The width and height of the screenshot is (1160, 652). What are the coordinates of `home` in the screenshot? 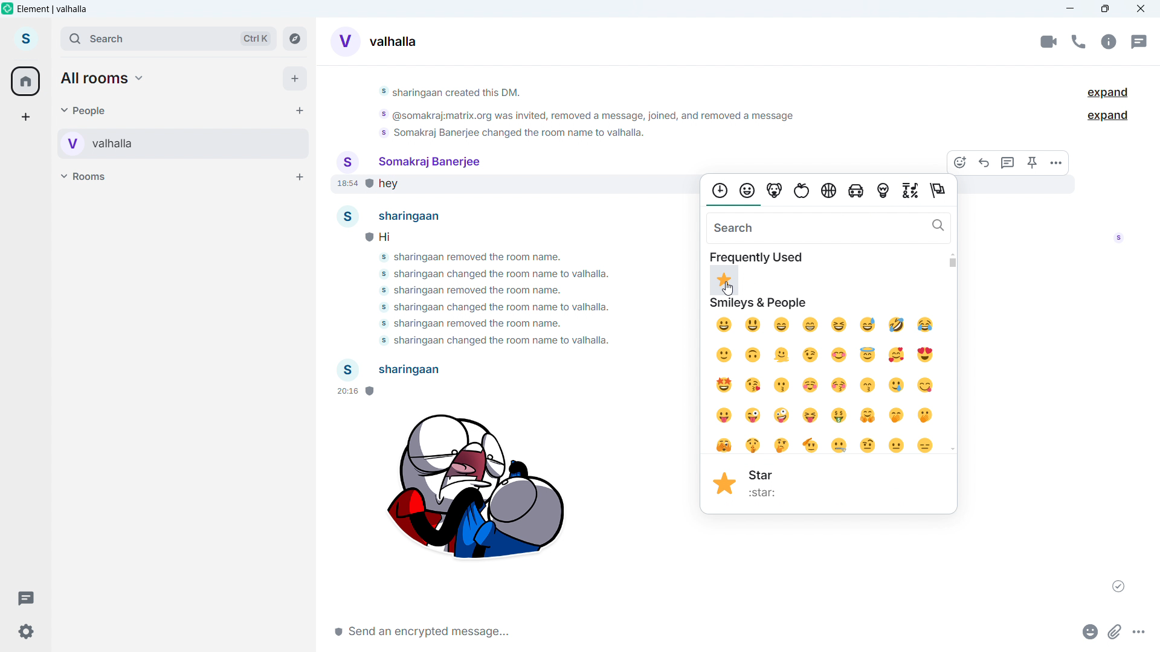 It's located at (26, 81).